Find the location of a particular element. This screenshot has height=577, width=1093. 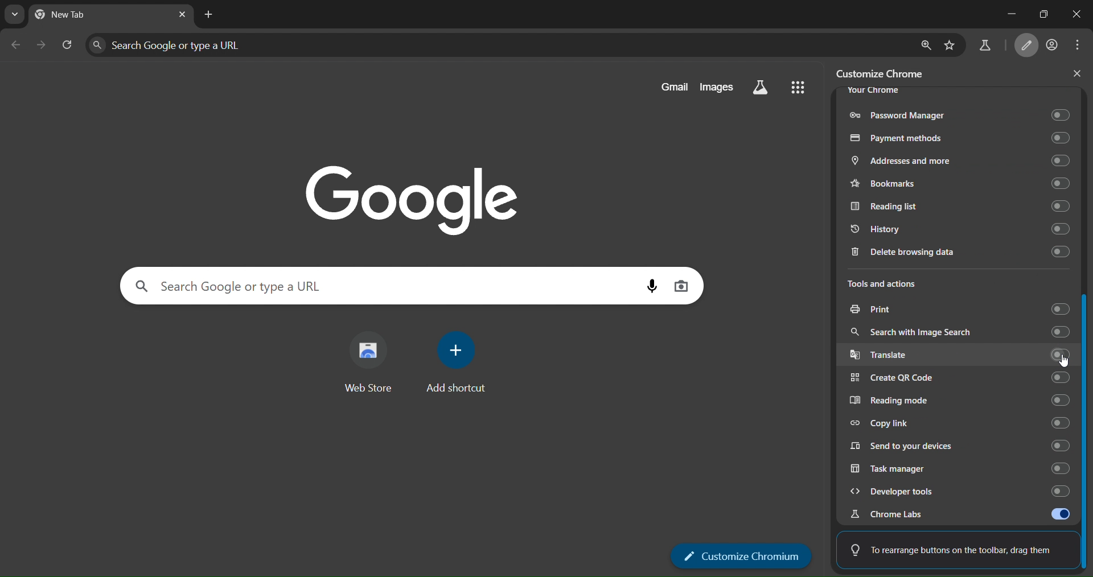

menu is located at coordinates (798, 89).